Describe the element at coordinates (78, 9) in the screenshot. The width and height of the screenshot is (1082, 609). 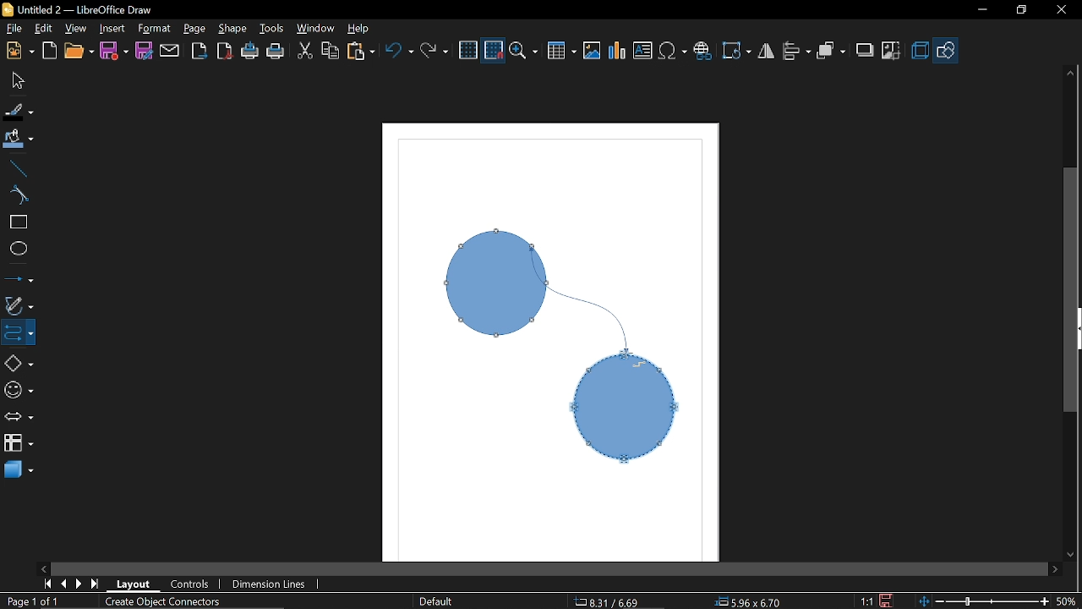
I see `Current window` at that location.